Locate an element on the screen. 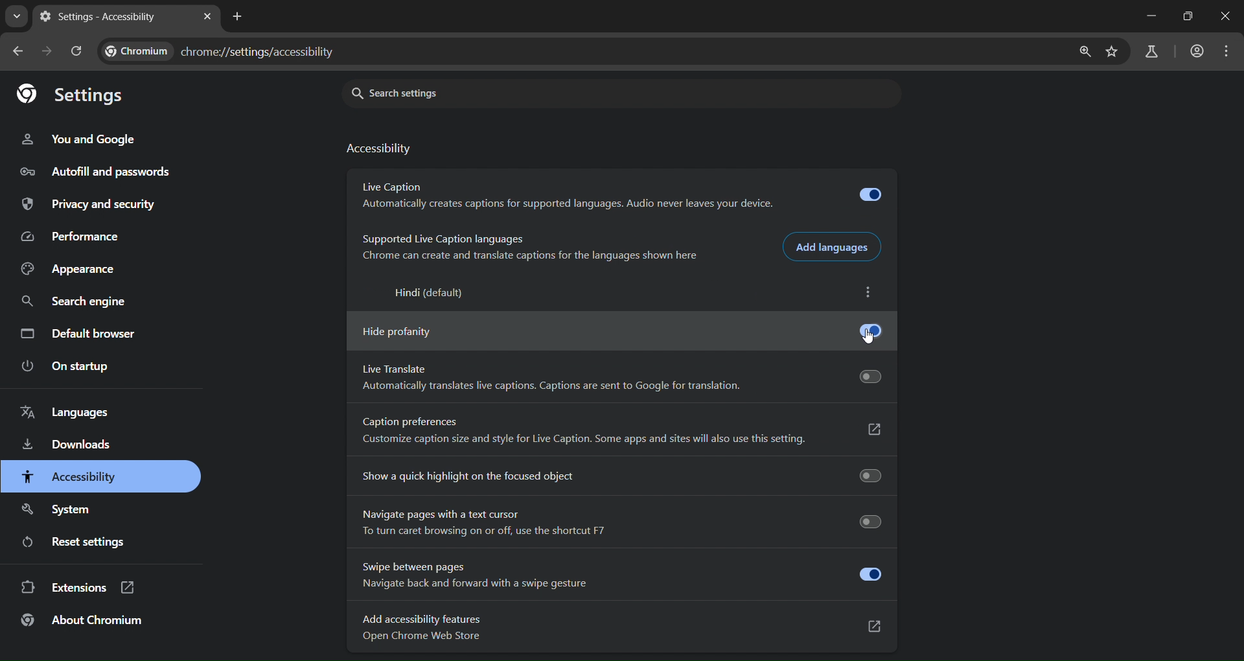 The image size is (1244, 661). on startup is located at coordinates (69, 367).